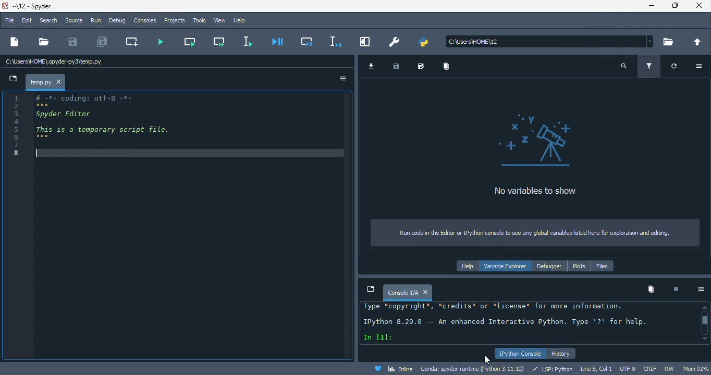 The image size is (711, 375). Describe the element at coordinates (73, 42) in the screenshot. I see `save` at that location.